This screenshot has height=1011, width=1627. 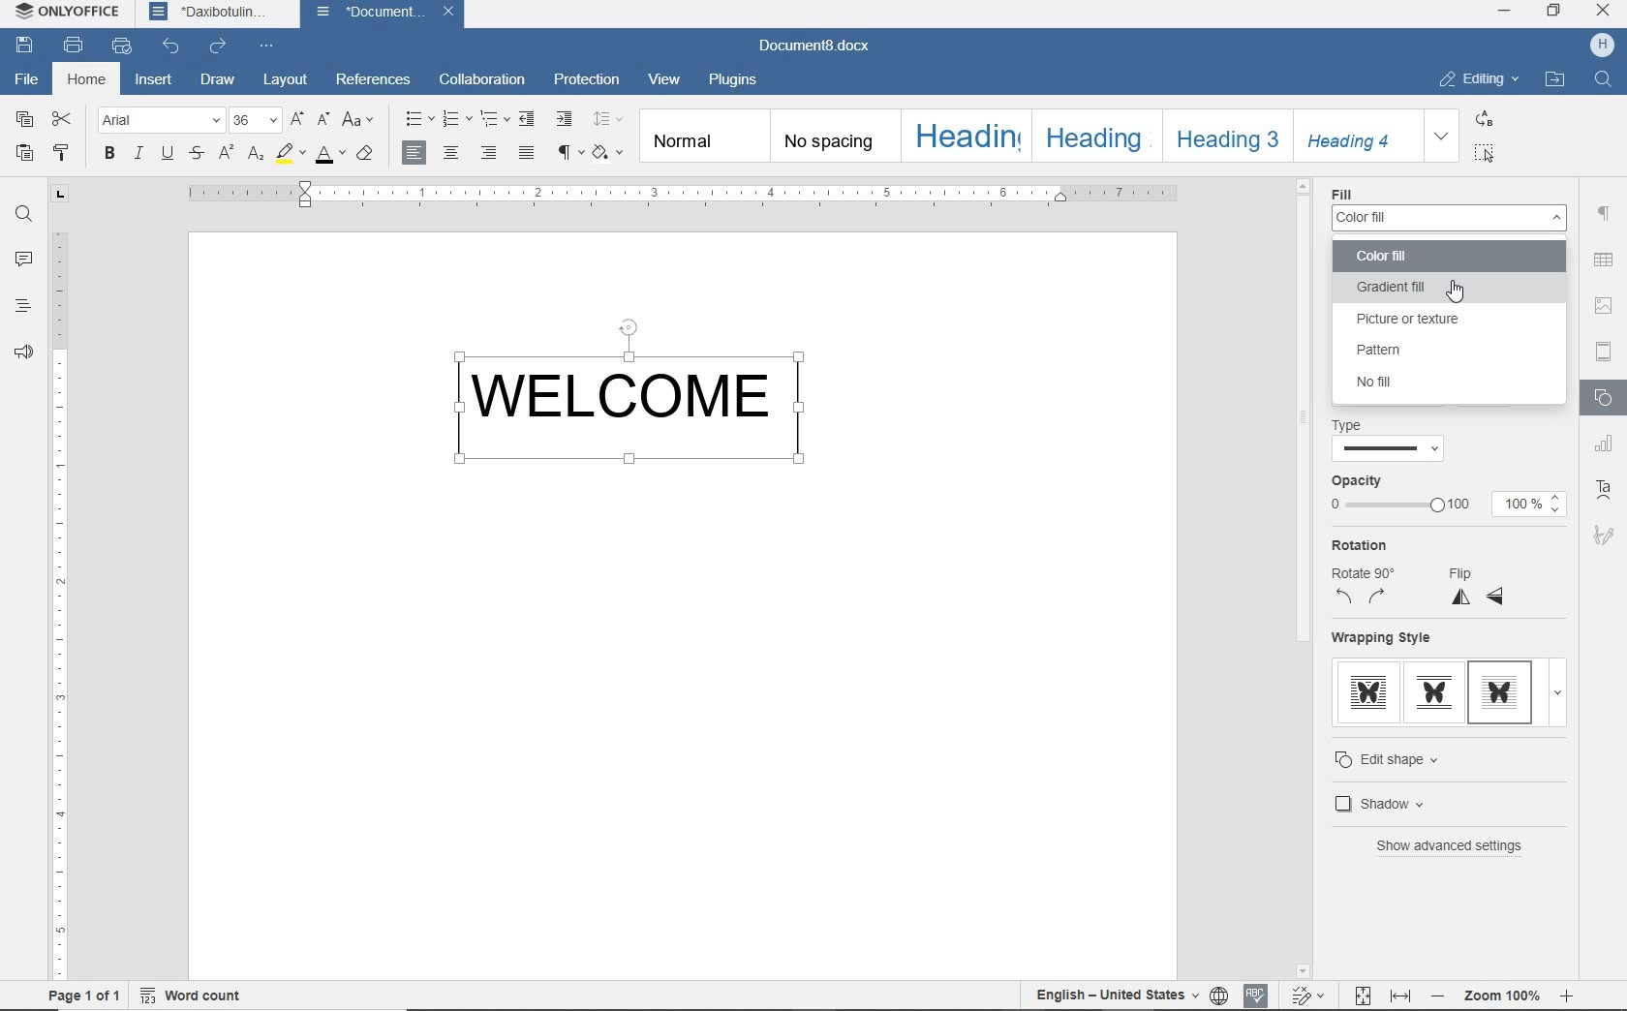 What do you see at coordinates (1220, 996) in the screenshot?
I see `SET DOCUMENT LANGUAGE` at bounding box center [1220, 996].